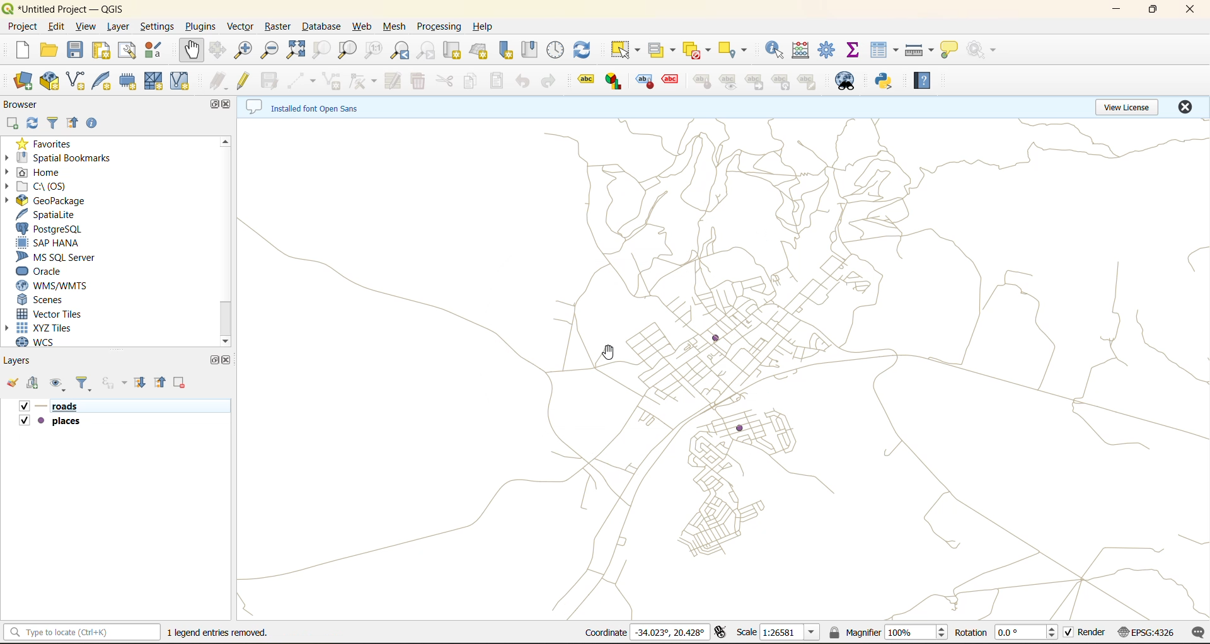  Describe the element at coordinates (774, 54) in the screenshot. I see `indentify features` at that location.